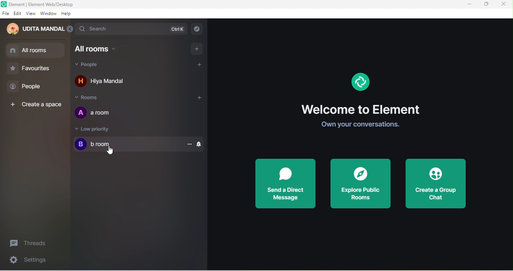  What do you see at coordinates (70, 29) in the screenshot?
I see `expand` at bounding box center [70, 29].